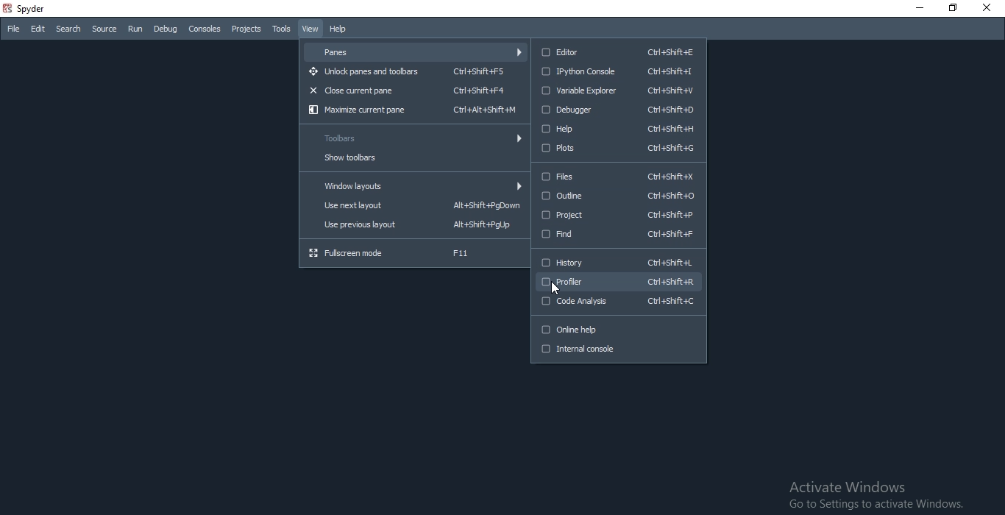  Describe the element at coordinates (46, 10) in the screenshot. I see `spyder` at that location.